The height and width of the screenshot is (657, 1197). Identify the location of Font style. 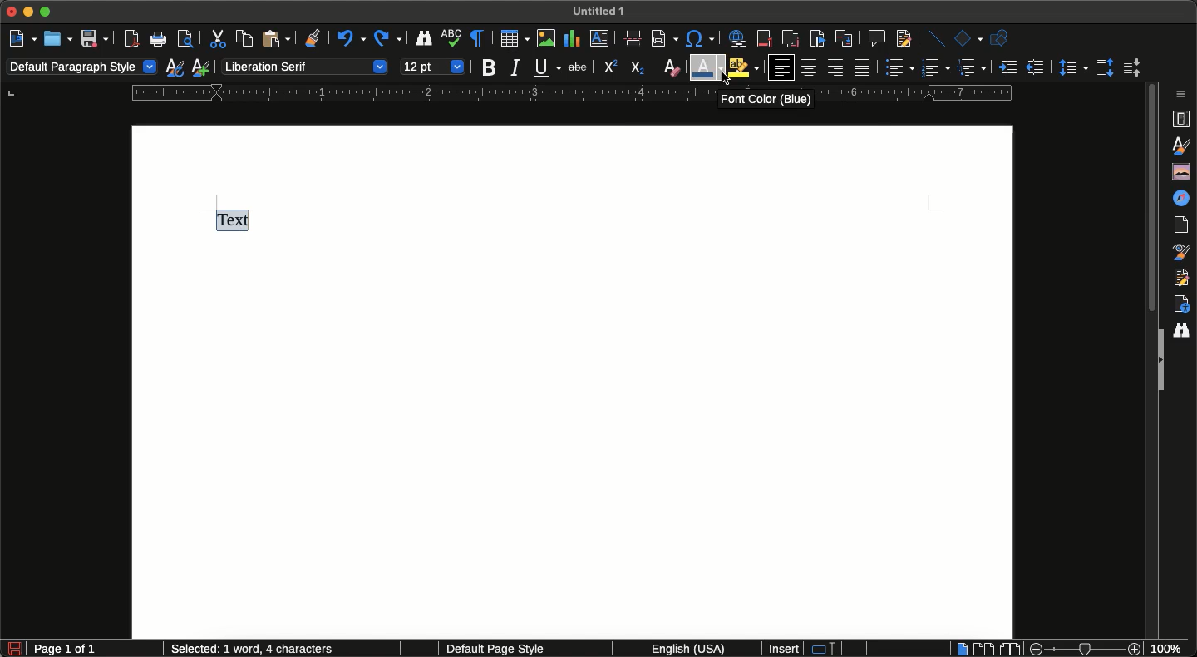
(303, 66).